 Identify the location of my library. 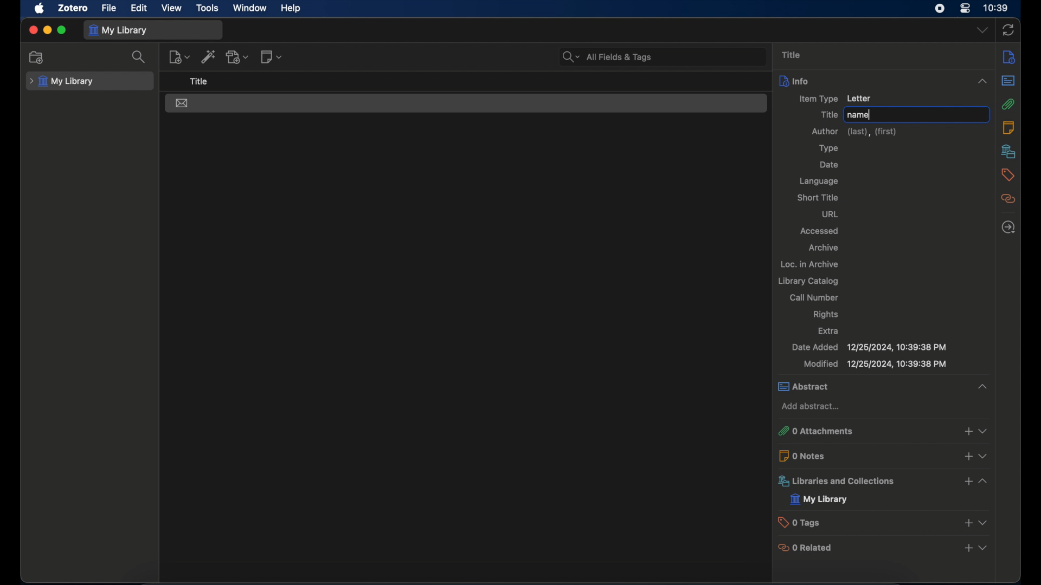
(820, 500).